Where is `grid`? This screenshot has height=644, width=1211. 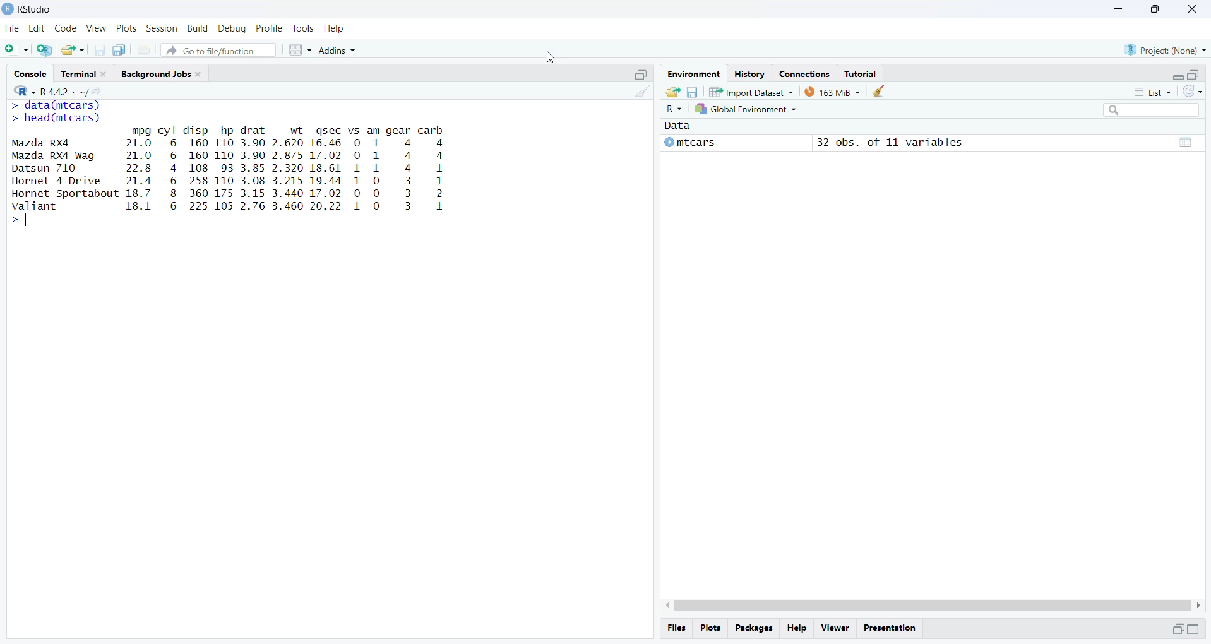
grid is located at coordinates (301, 49).